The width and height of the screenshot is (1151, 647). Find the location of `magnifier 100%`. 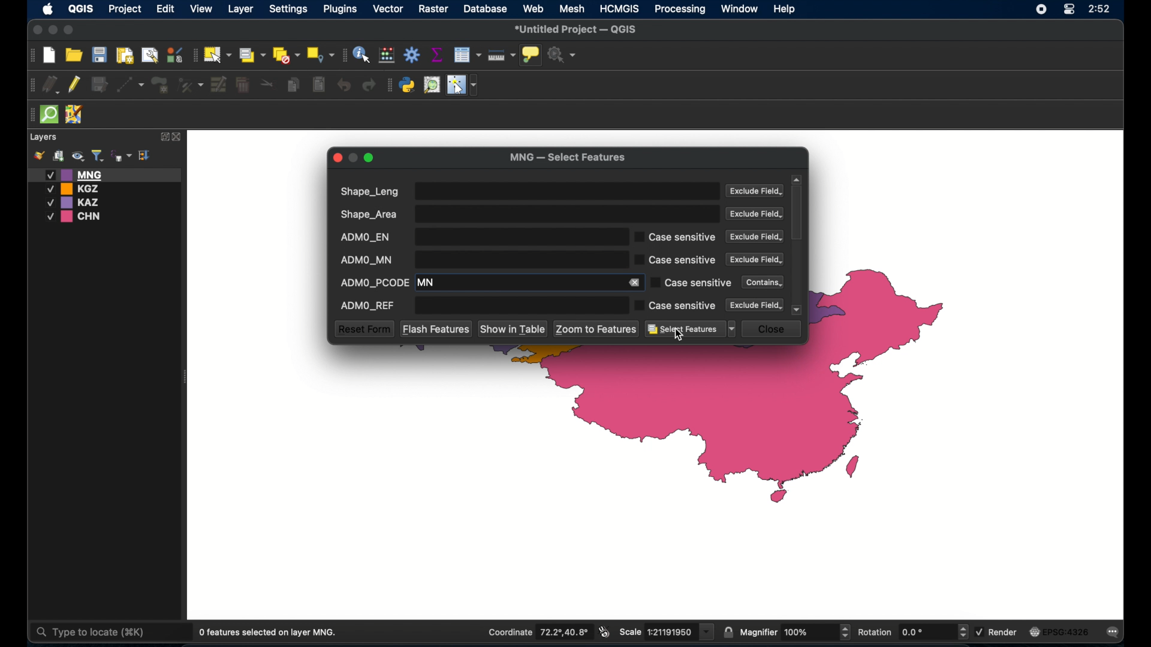

magnifier 100% is located at coordinates (796, 632).